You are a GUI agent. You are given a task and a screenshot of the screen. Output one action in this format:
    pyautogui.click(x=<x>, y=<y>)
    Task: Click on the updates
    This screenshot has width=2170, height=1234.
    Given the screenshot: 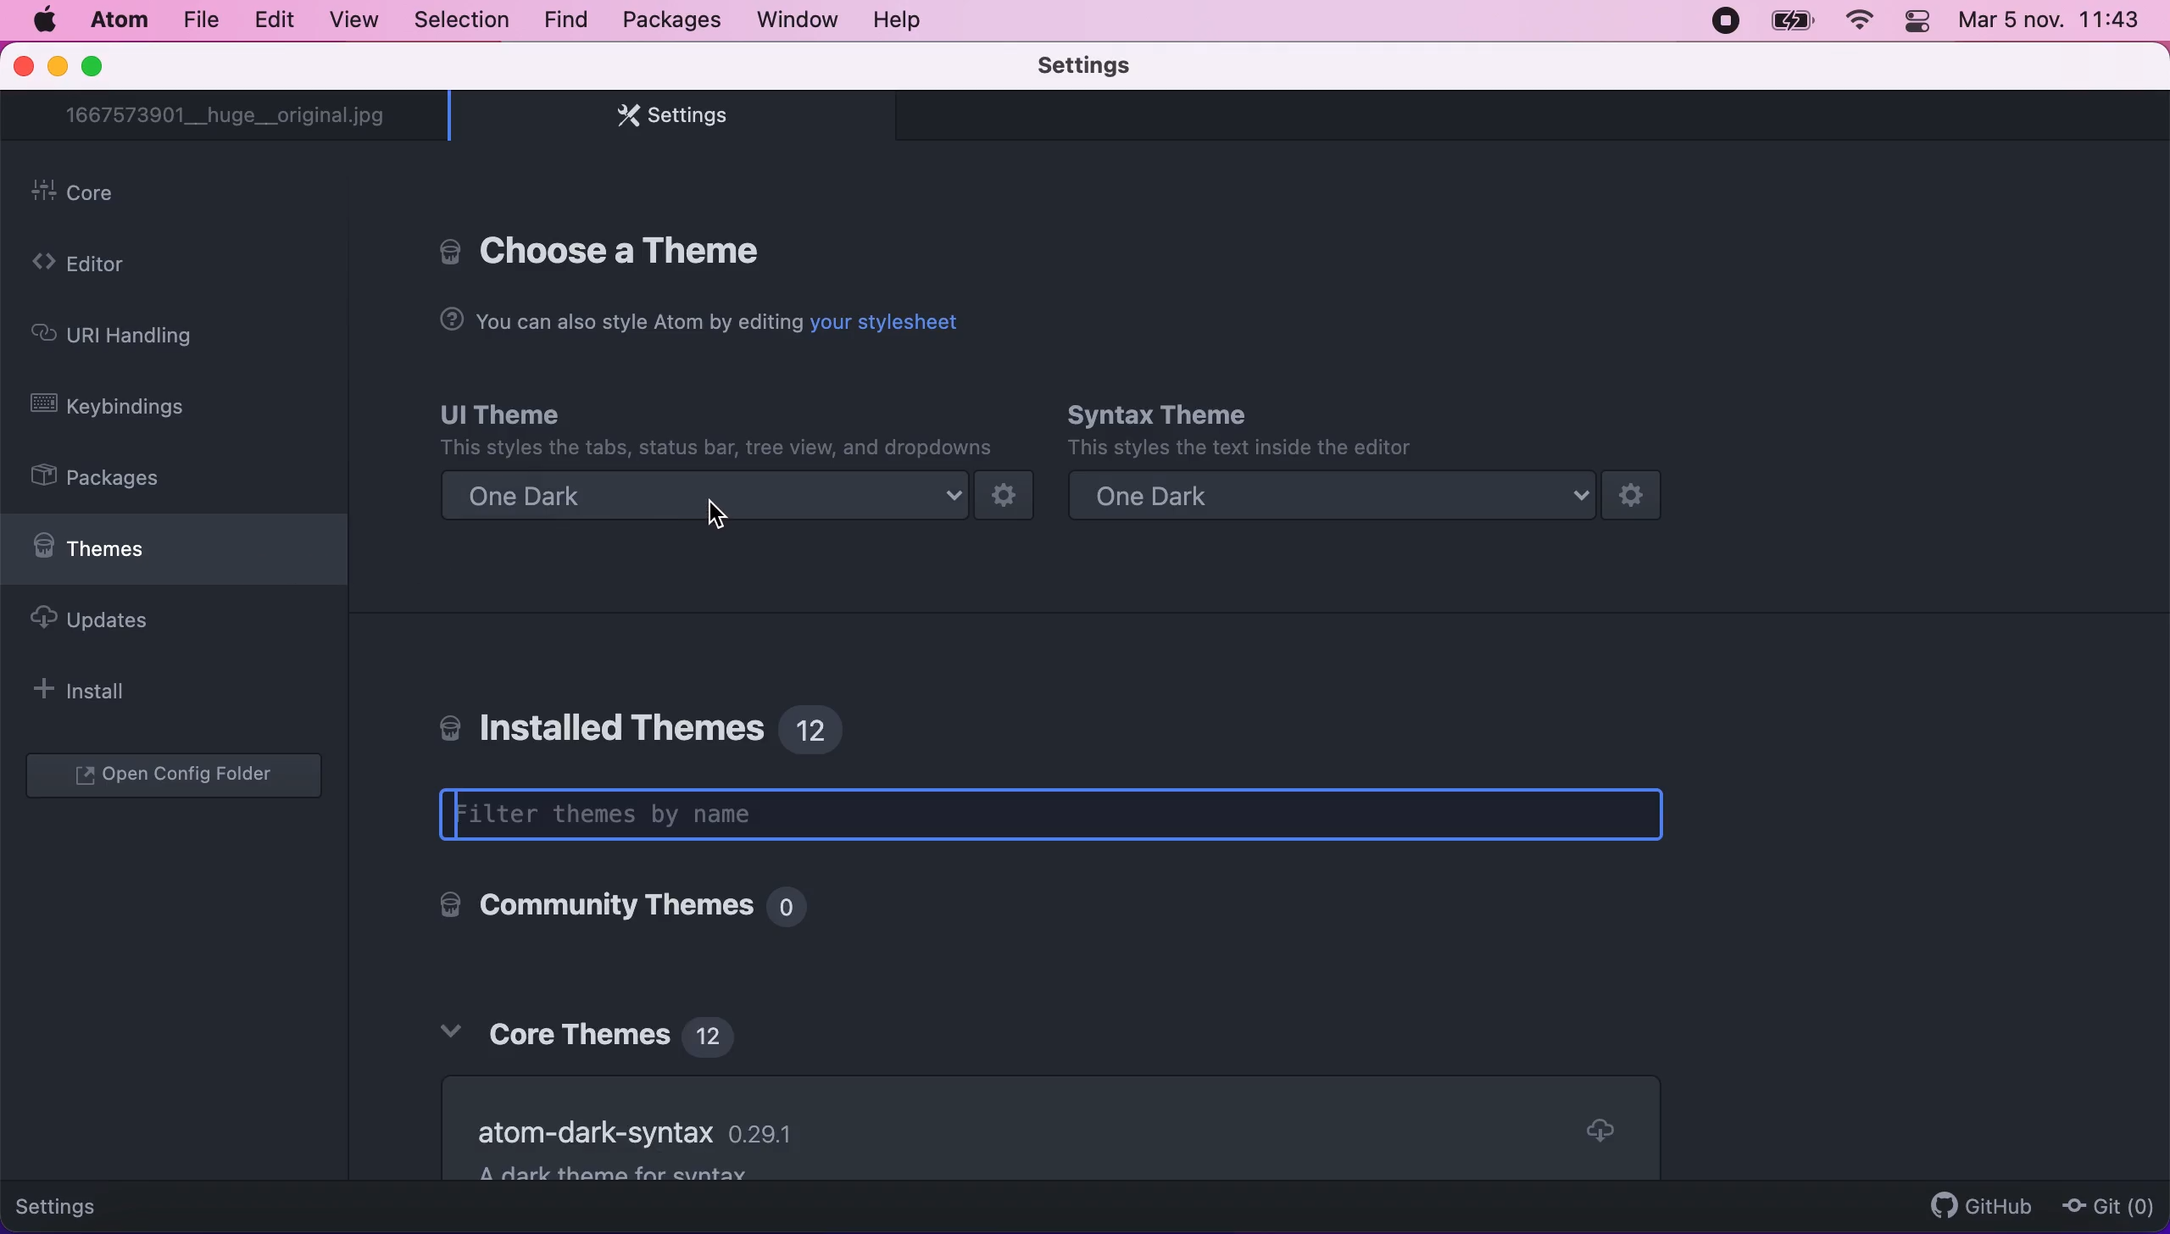 What is the action you would take?
    pyautogui.click(x=144, y=627)
    